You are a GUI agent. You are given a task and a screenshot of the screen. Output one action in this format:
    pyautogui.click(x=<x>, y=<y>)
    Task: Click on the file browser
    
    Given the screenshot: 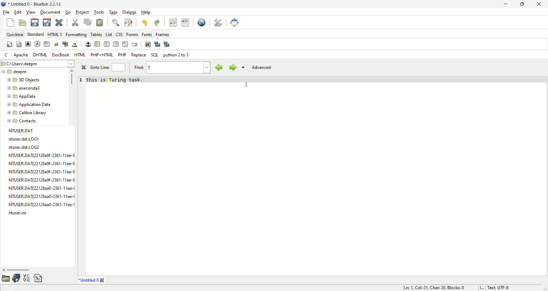 What is the action you would take?
    pyautogui.click(x=5, y=278)
    